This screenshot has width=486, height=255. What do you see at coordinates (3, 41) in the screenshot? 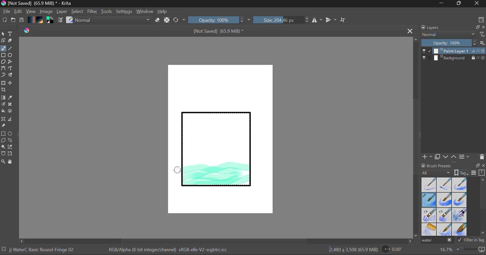
I see `Edit Shapes` at bounding box center [3, 41].